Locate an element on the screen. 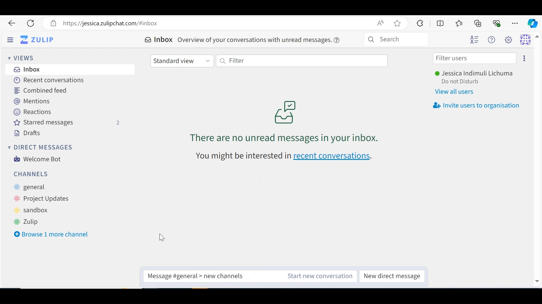  unread messages is located at coordinates (284, 121).